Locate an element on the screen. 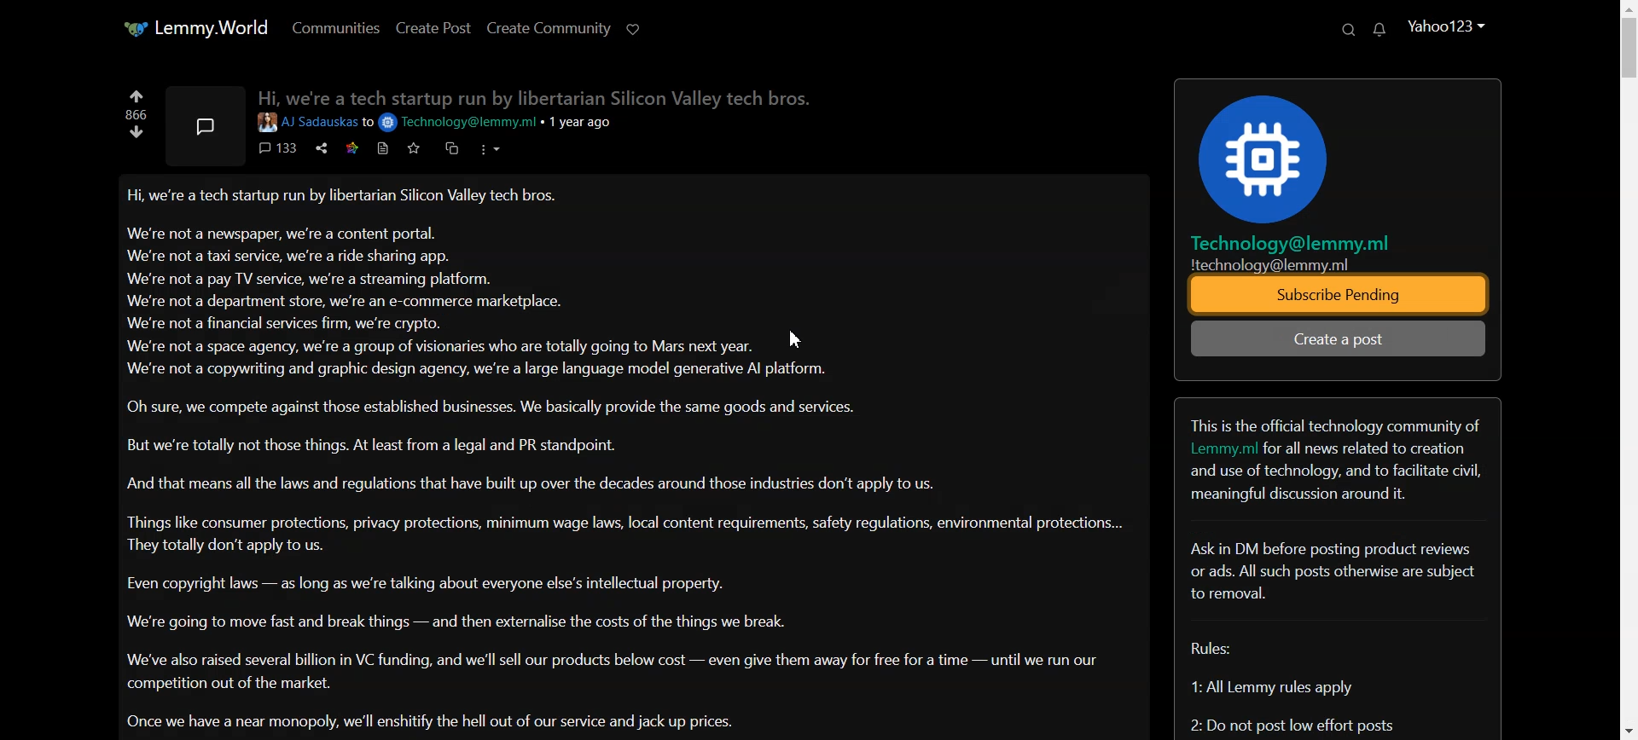 The height and width of the screenshot is (740, 1638). Logo is located at coordinates (1329, 161).